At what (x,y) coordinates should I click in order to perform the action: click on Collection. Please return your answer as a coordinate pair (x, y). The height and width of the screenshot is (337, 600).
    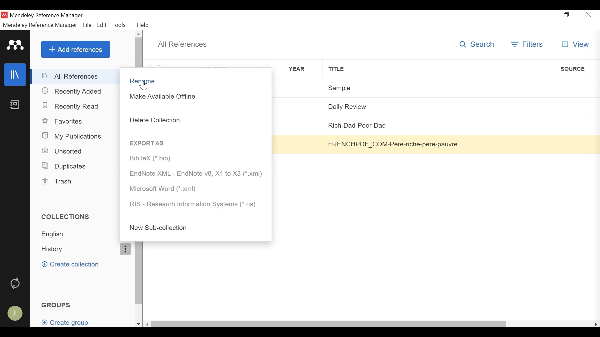
    Looking at the image, I should click on (77, 249).